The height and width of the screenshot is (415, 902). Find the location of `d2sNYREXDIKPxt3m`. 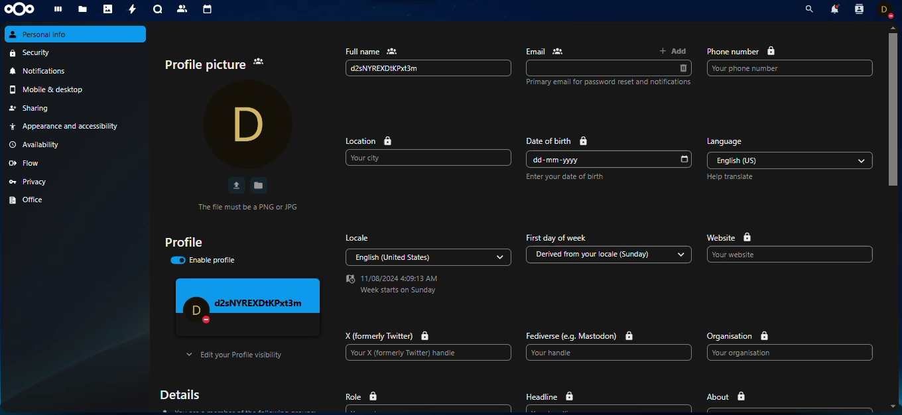

d2sNYREXDIKPxt3m is located at coordinates (428, 68).